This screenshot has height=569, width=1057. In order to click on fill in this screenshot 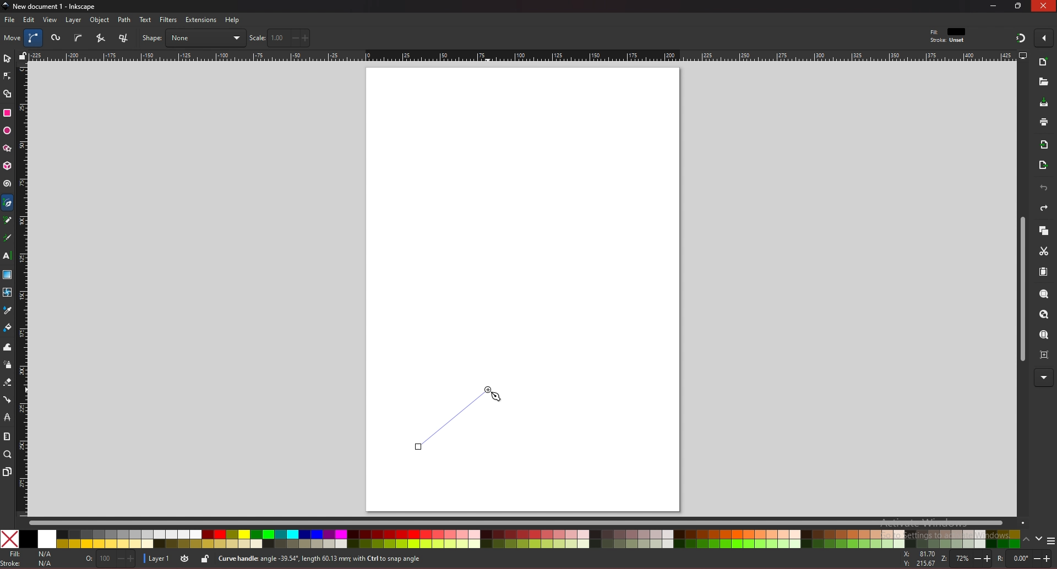, I will do `click(30, 554)`.